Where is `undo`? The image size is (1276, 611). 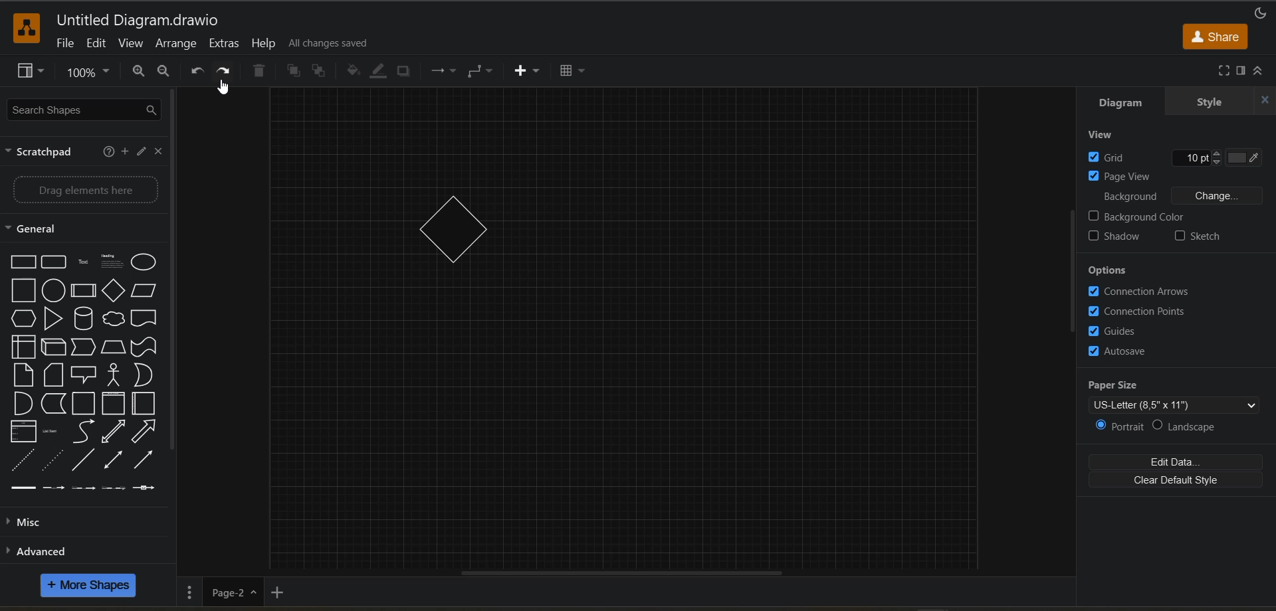
undo is located at coordinates (195, 73).